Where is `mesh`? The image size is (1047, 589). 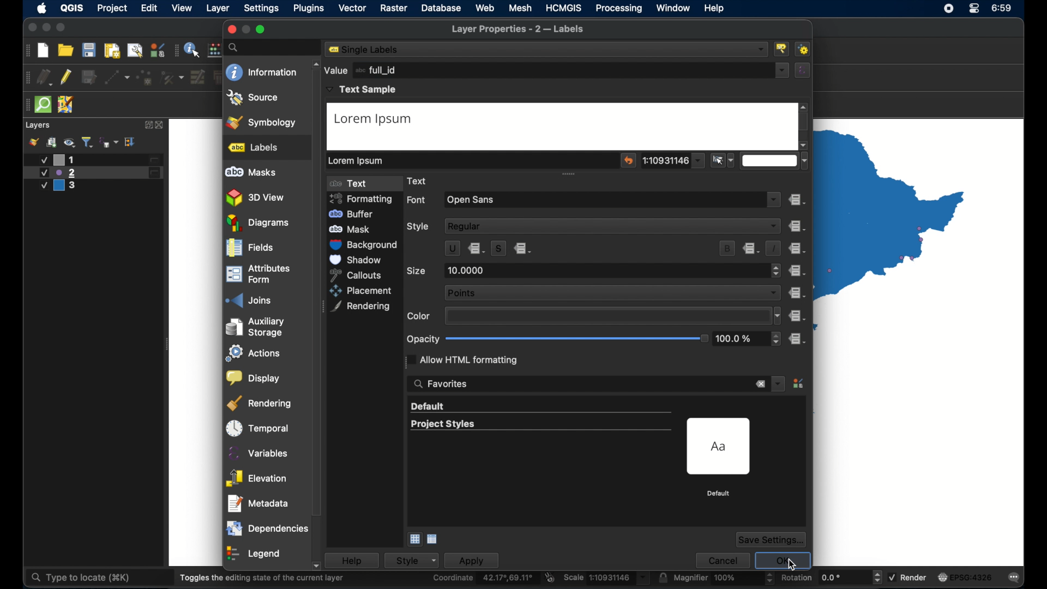
mesh is located at coordinates (520, 8).